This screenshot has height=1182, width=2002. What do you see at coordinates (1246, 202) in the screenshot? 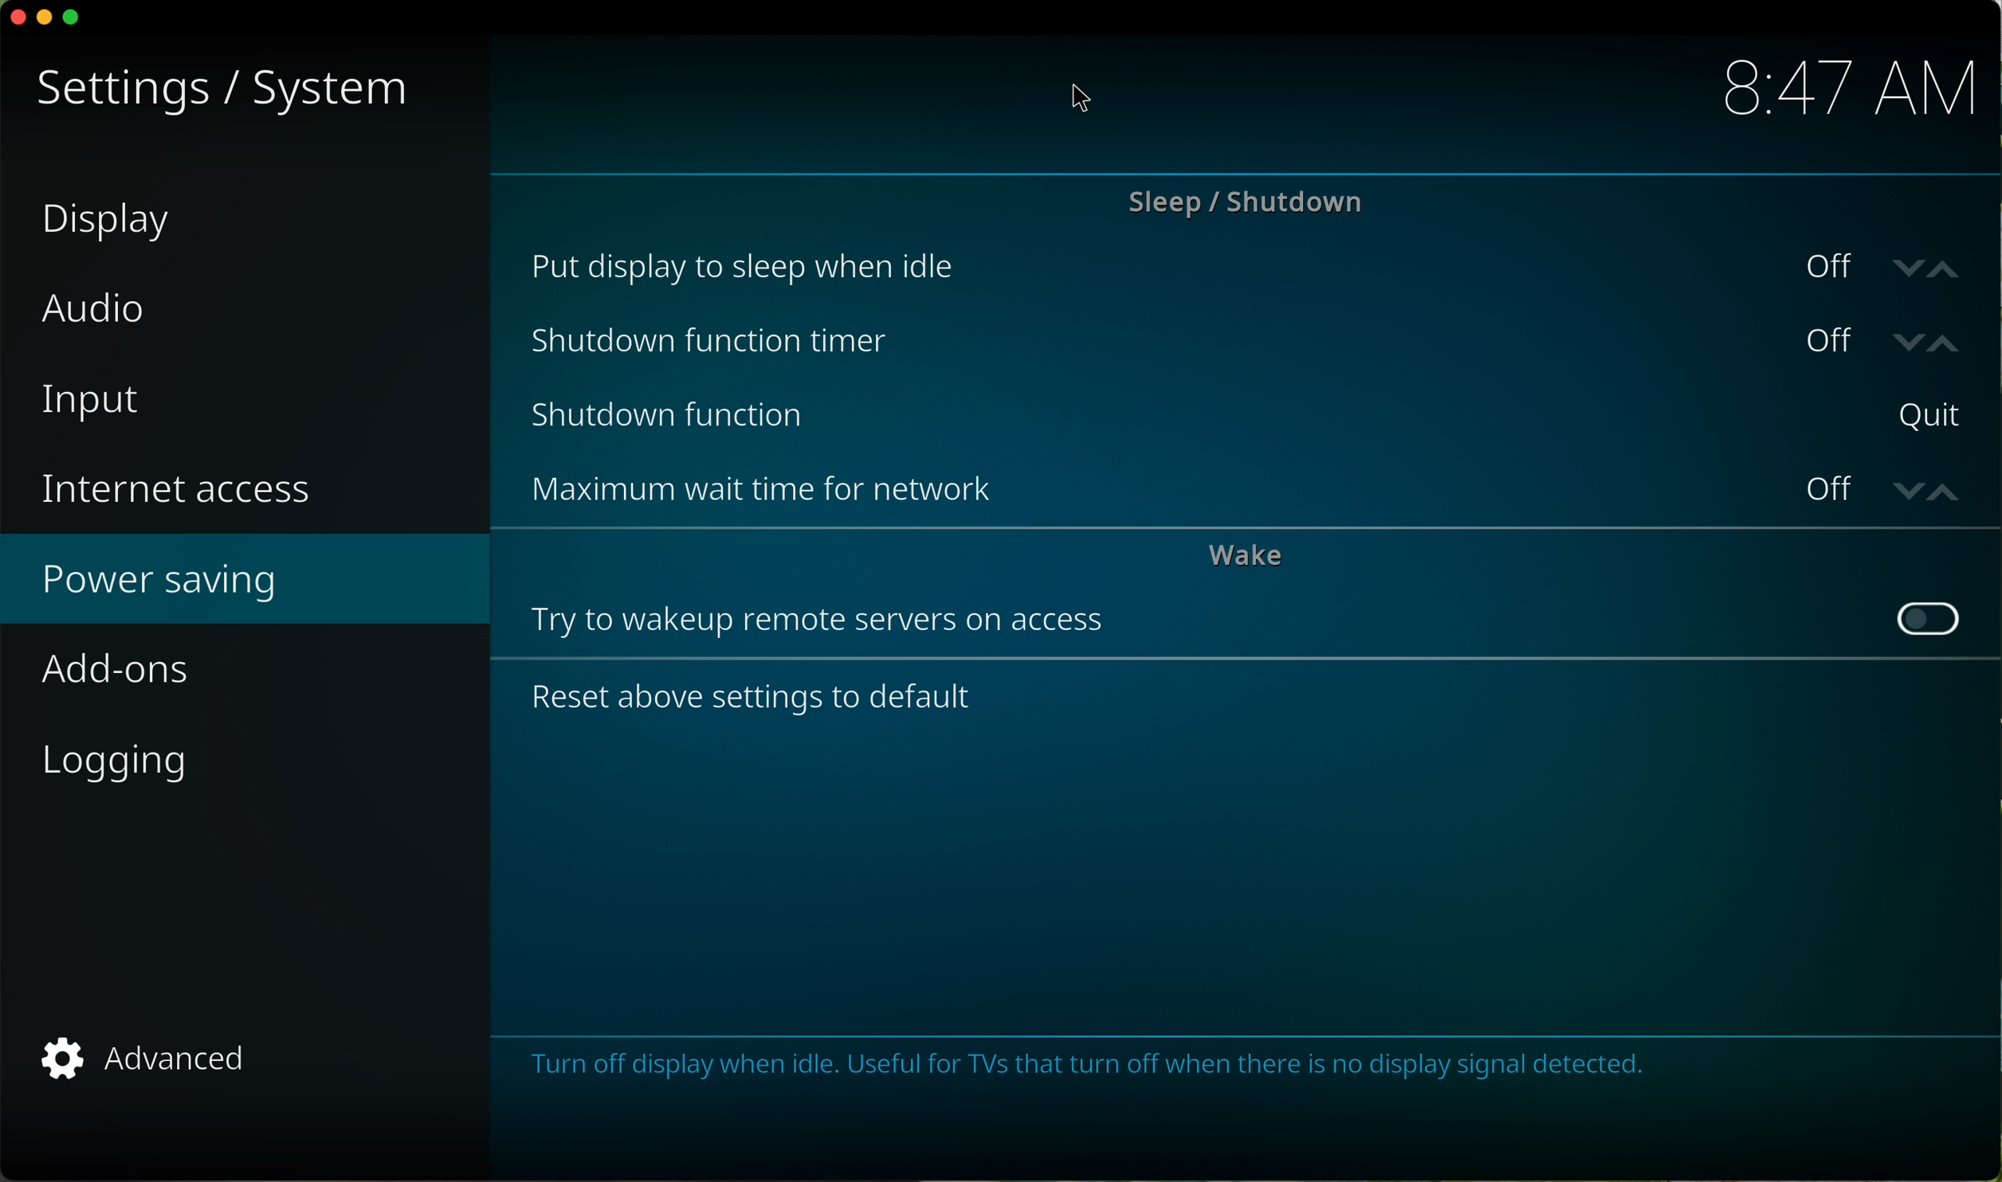
I see `sleep/shutdown` at bounding box center [1246, 202].